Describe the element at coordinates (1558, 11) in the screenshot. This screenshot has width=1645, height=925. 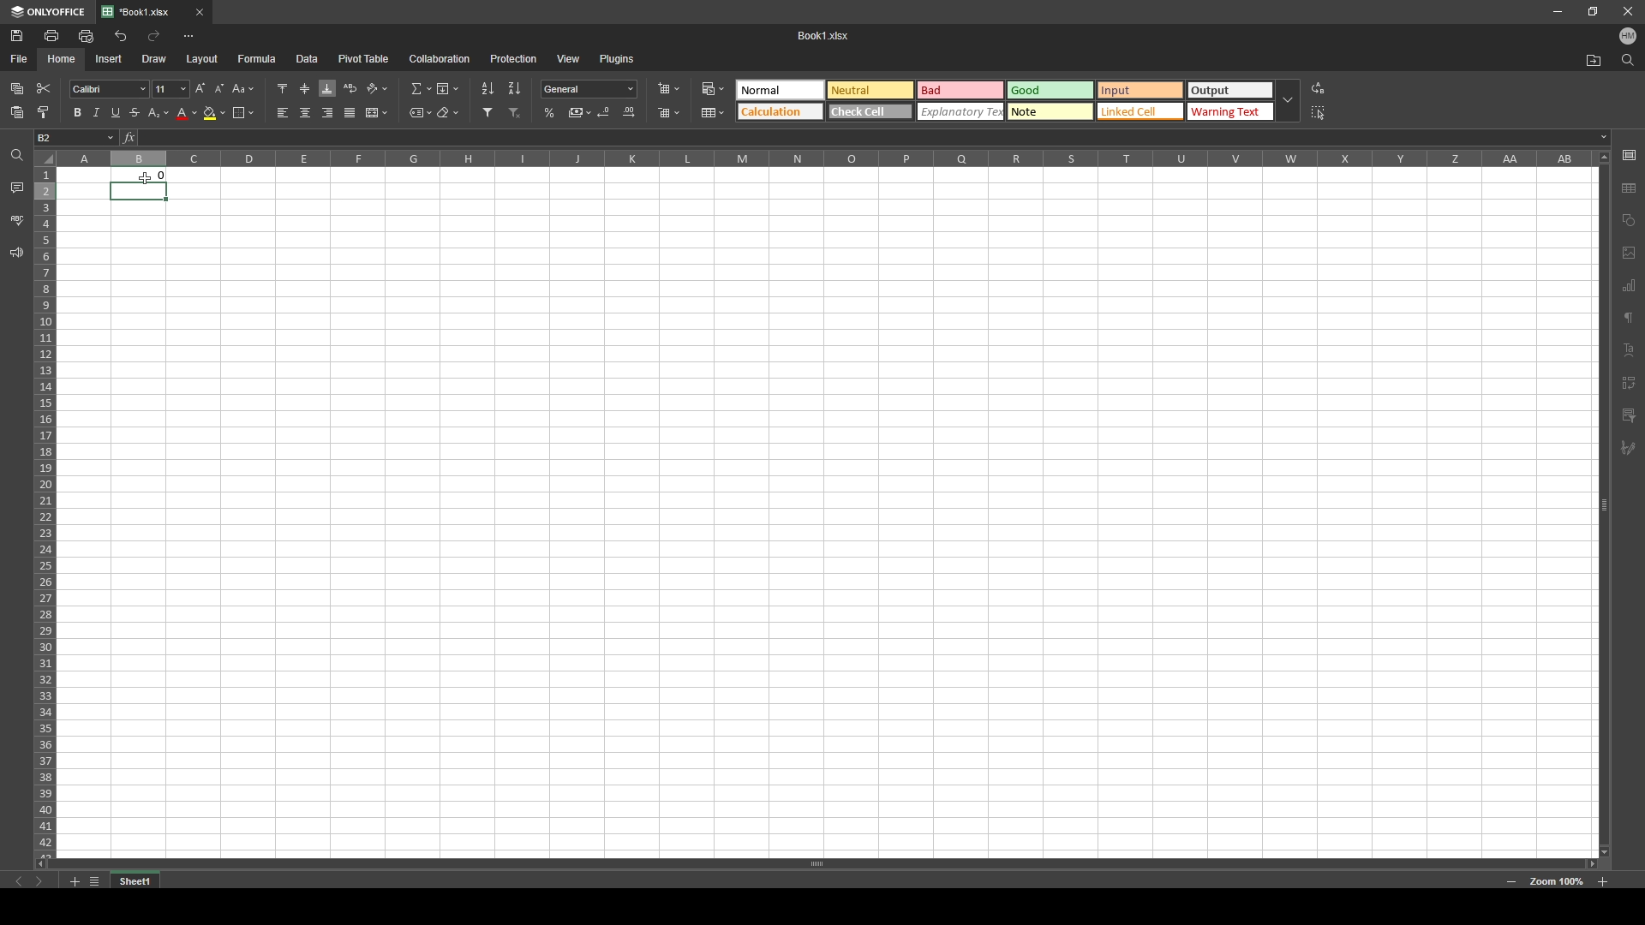
I see `minimize` at that location.